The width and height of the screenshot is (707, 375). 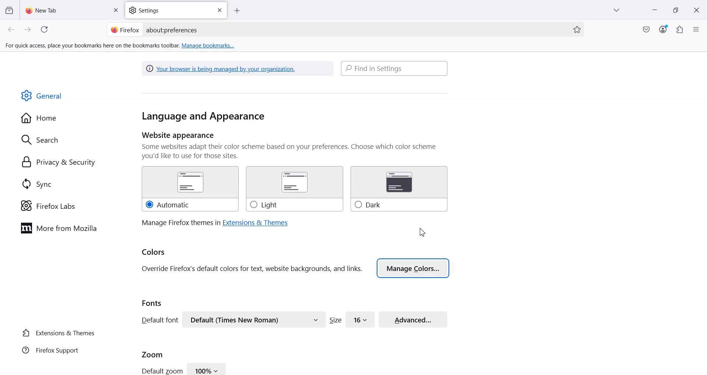 I want to click on about:prefernces, so click(x=172, y=30).